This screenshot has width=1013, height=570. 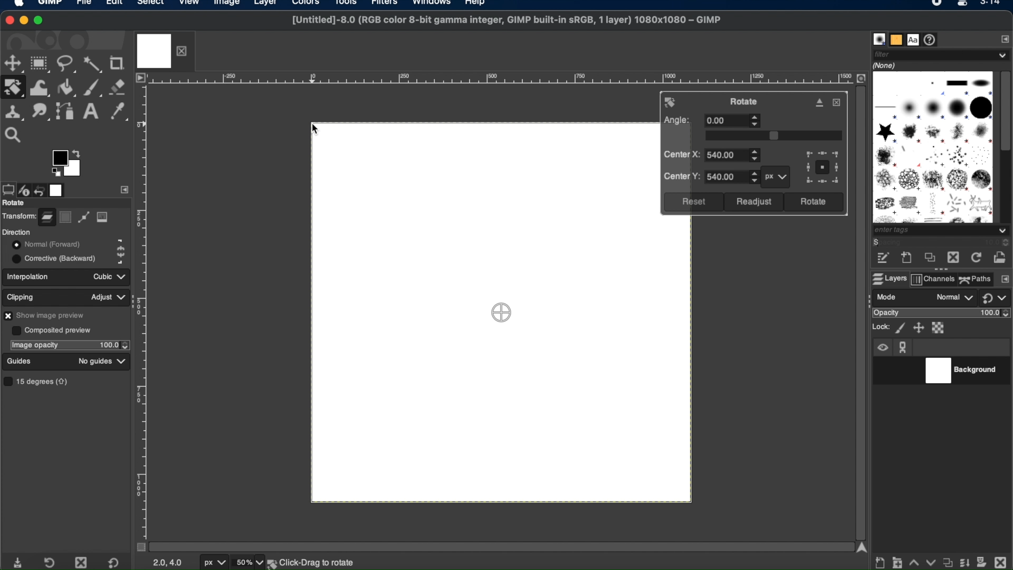 What do you see at coordinates (502, 313) in the screenshot?
I see `drag center` at bounding box center [502, 313].